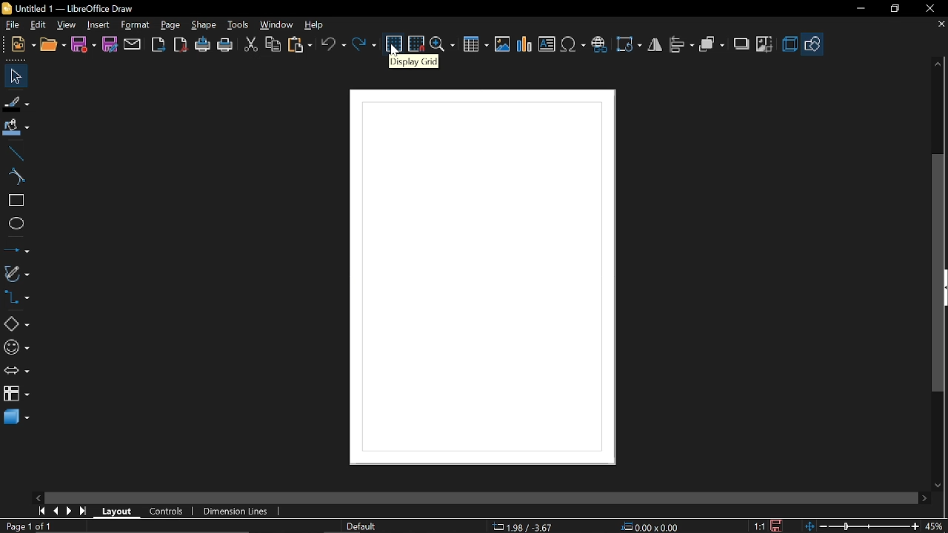 This screenshot has height=533, width=948. What do you see at coordinates (110, 45) in the screenshot?
I see `save as` at bounding box center [110, 45].